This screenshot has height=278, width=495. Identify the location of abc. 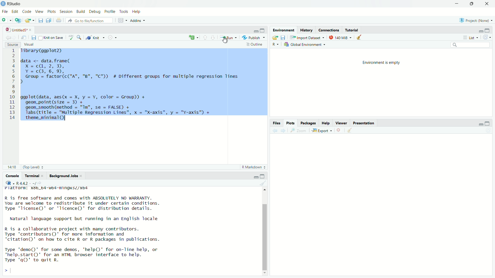
(70, 37).